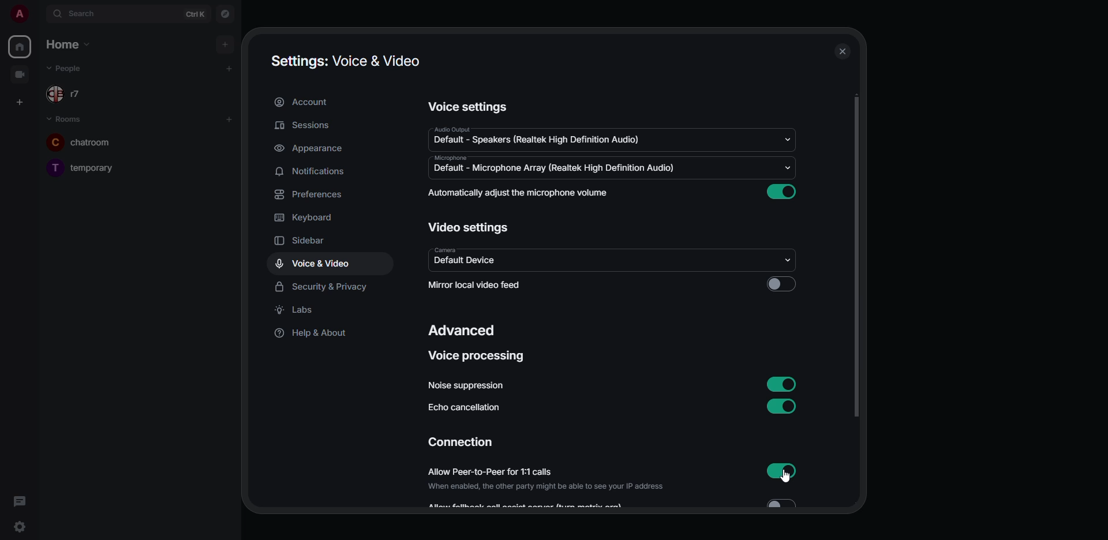 Image resolution: width=1108 pixels, height=540 pixels. Describe the element at coordinates (781, 189) in the screenshot. I see `enabled` at that location.